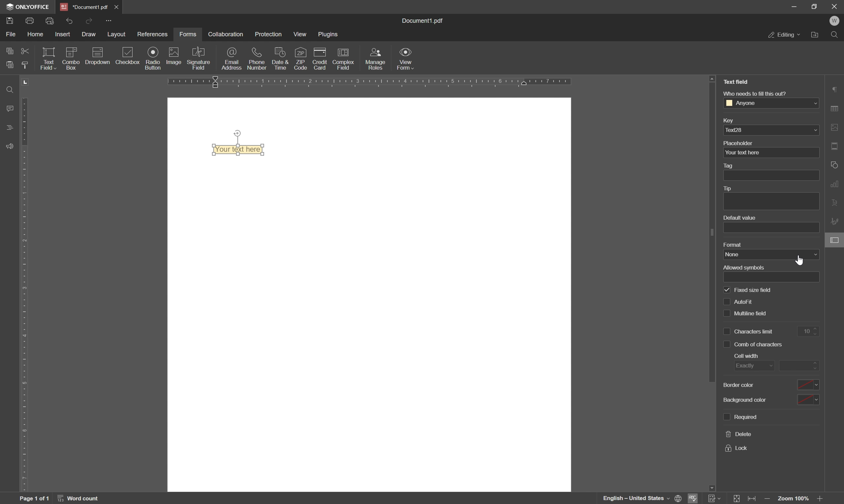  Describe the element at coordinates (836, 108) in the screenshot. I see `table settings` at that location.